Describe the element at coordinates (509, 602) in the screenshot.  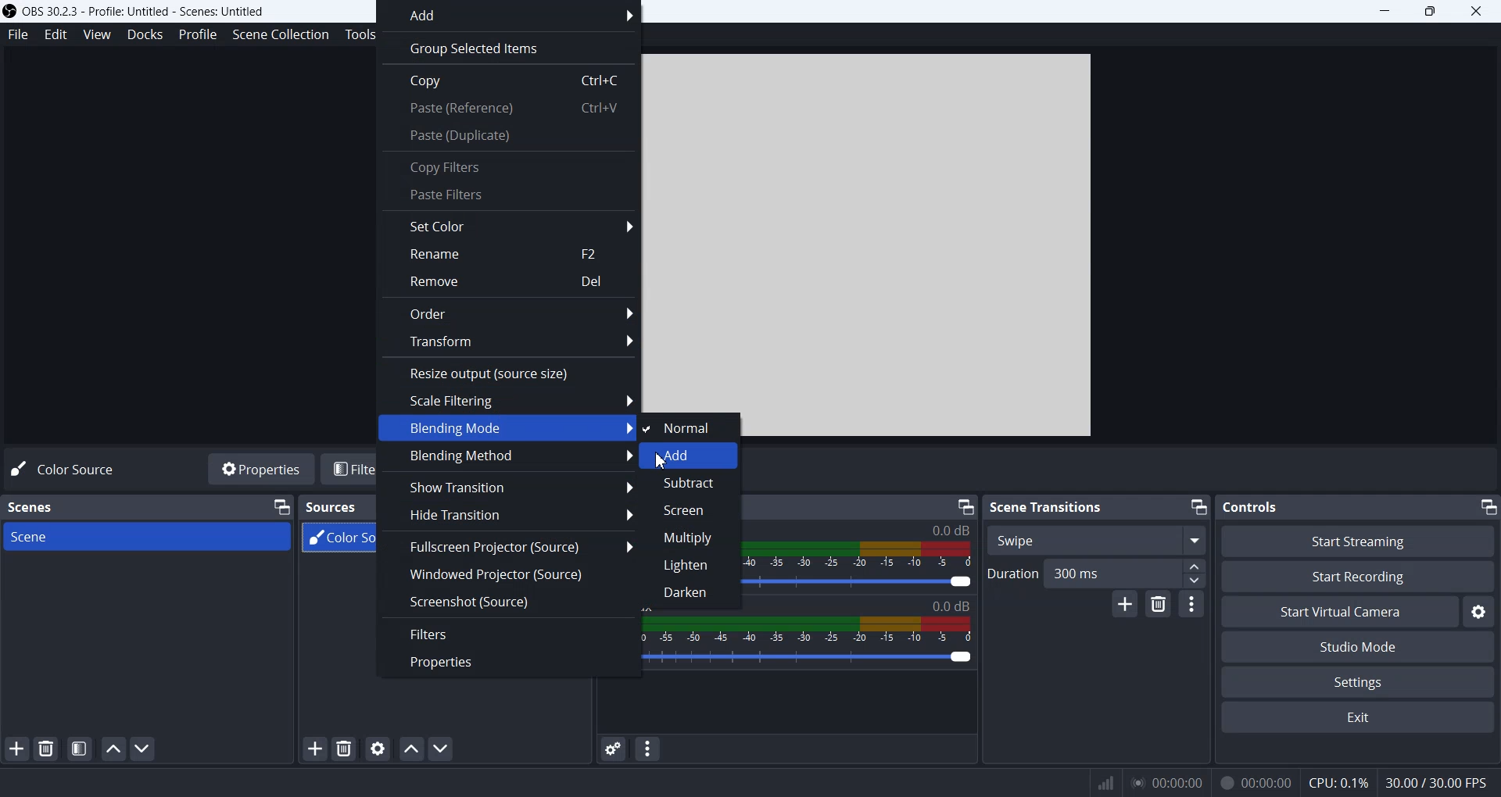
I see `Screenshot (Source)` at that location.